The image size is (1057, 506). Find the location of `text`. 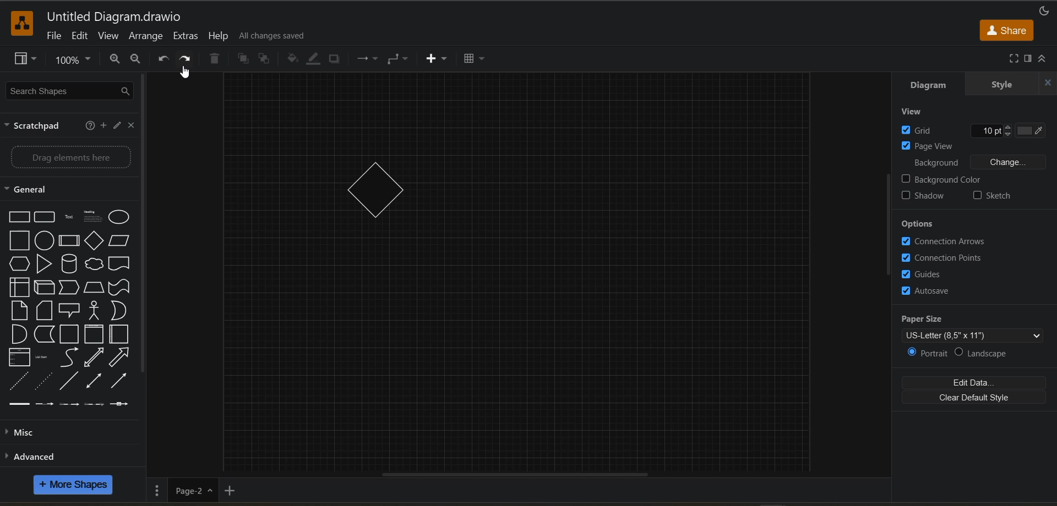

text is located at coordinates (68, 218).